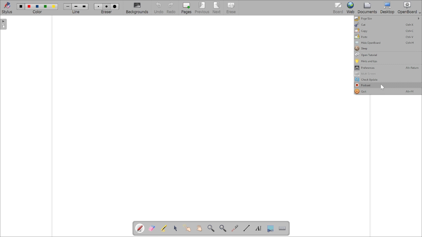  What do you see at coordinates (164, 228) in the screenshot?
I see `Highlight` at bounding box center [164, 228].